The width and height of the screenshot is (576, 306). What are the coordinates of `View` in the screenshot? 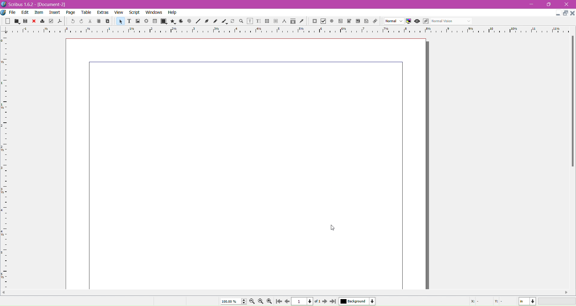 It's located at (119, 13).